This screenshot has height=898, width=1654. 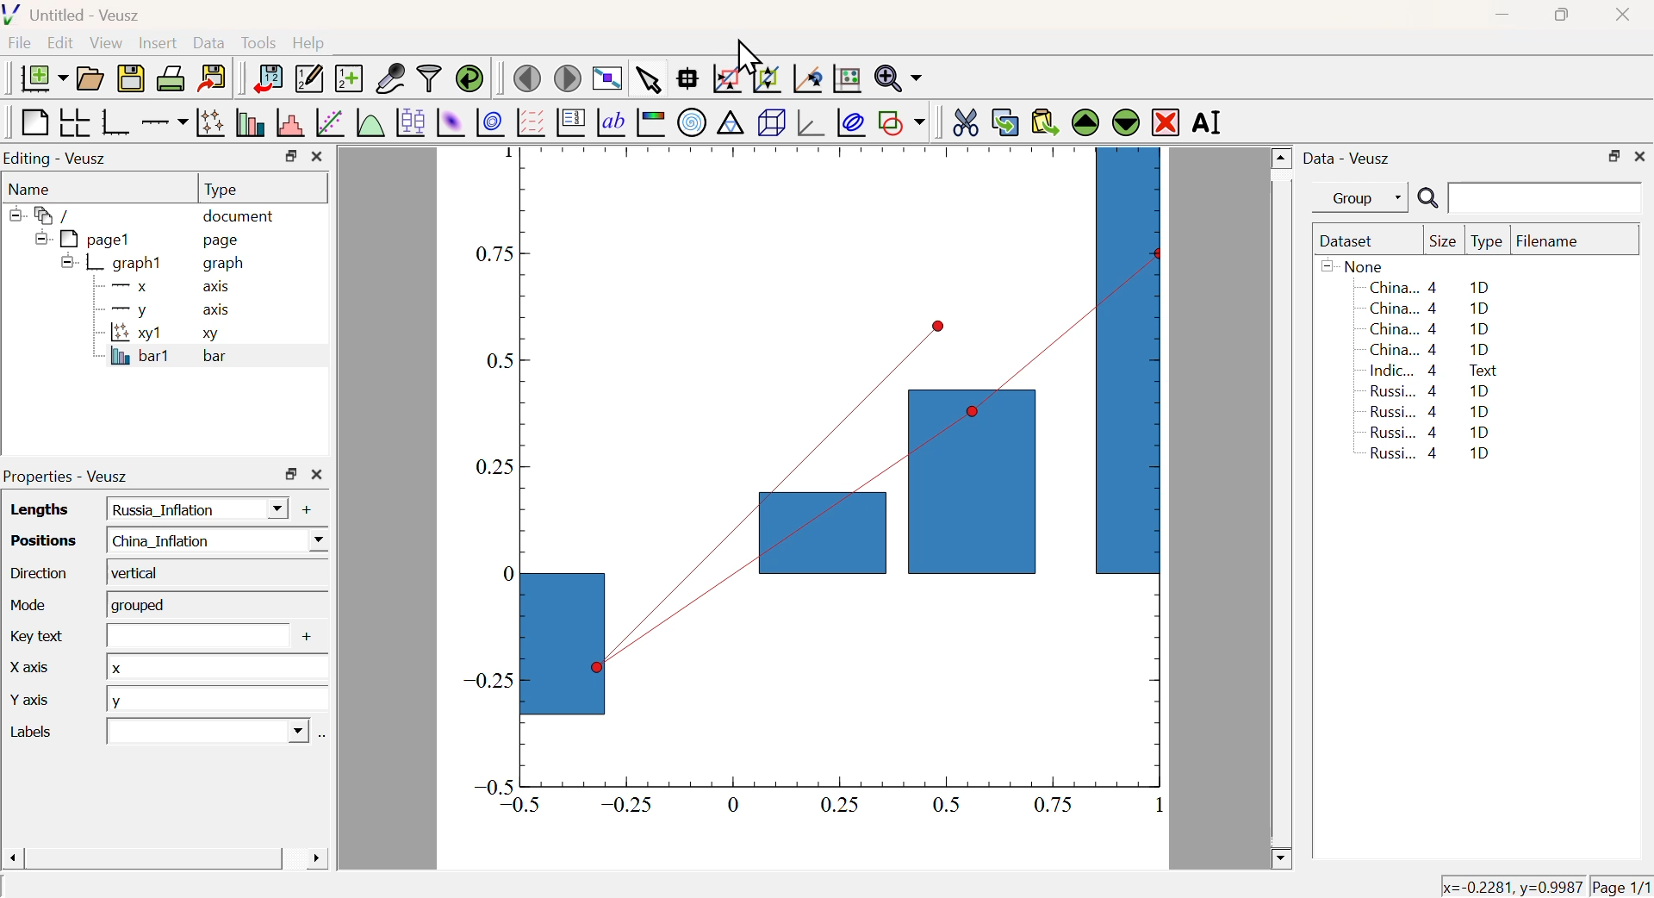 What do you see at coordinates (73, 122) in the screenshot?
I see `Arrange graph in grid` at bounding box center [73, 122].